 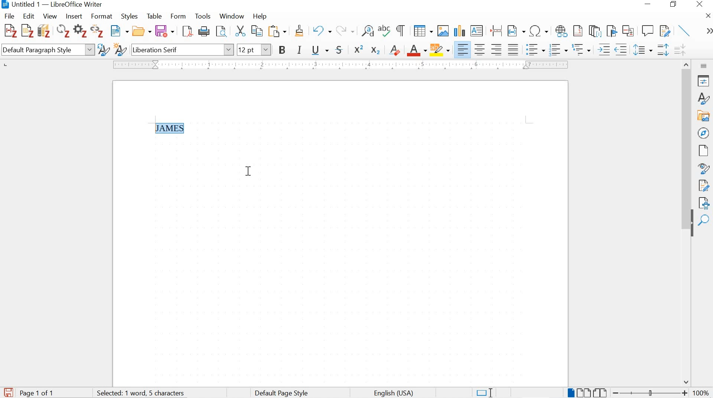 What do you see at coordinates (701, 392) in the screenshot?
I see `zoom factor-100%` at bounding box center [701, 392].